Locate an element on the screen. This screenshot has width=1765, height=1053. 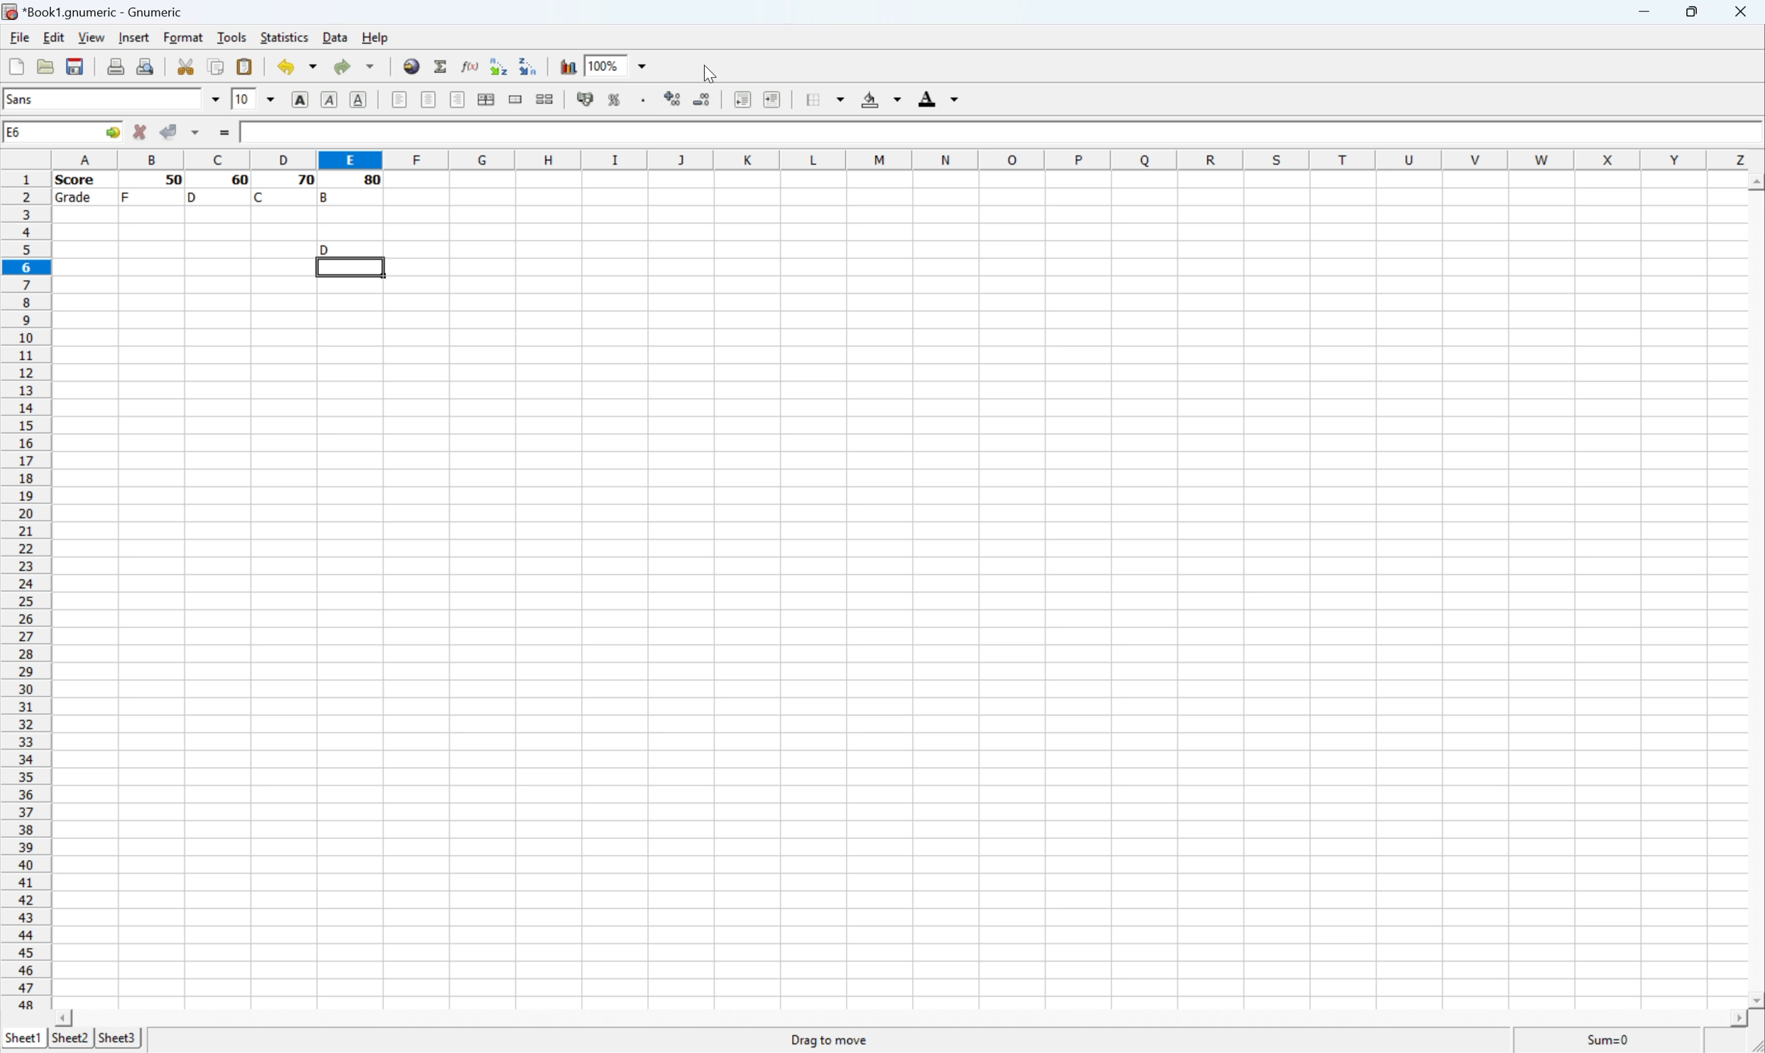
Help is located at coordinates (374, 39).